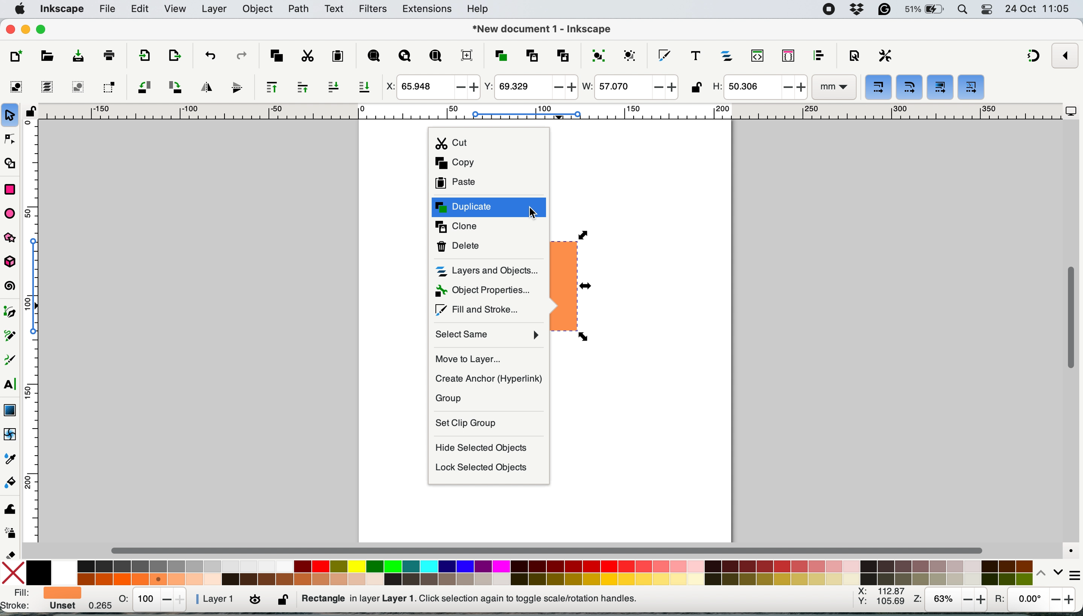  What do you see at coordinates (989, 10) in the screenshot?
I see `control center` at bounding box center [989, 10].